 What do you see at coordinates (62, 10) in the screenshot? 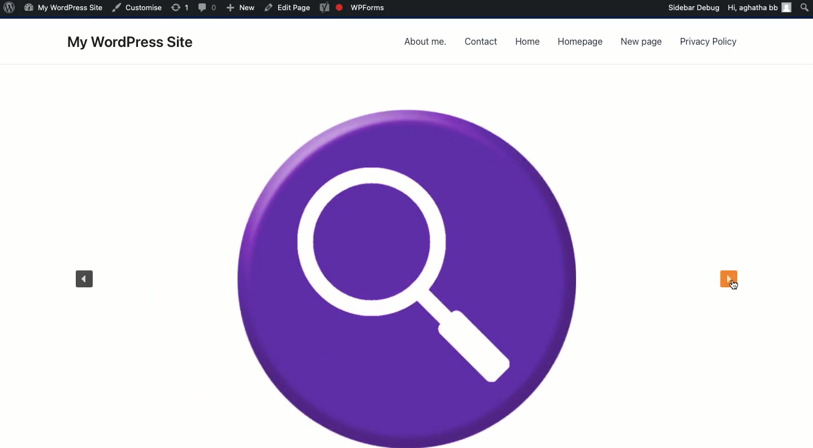
I see `my wordpress site` at bounding box center [62, 10].